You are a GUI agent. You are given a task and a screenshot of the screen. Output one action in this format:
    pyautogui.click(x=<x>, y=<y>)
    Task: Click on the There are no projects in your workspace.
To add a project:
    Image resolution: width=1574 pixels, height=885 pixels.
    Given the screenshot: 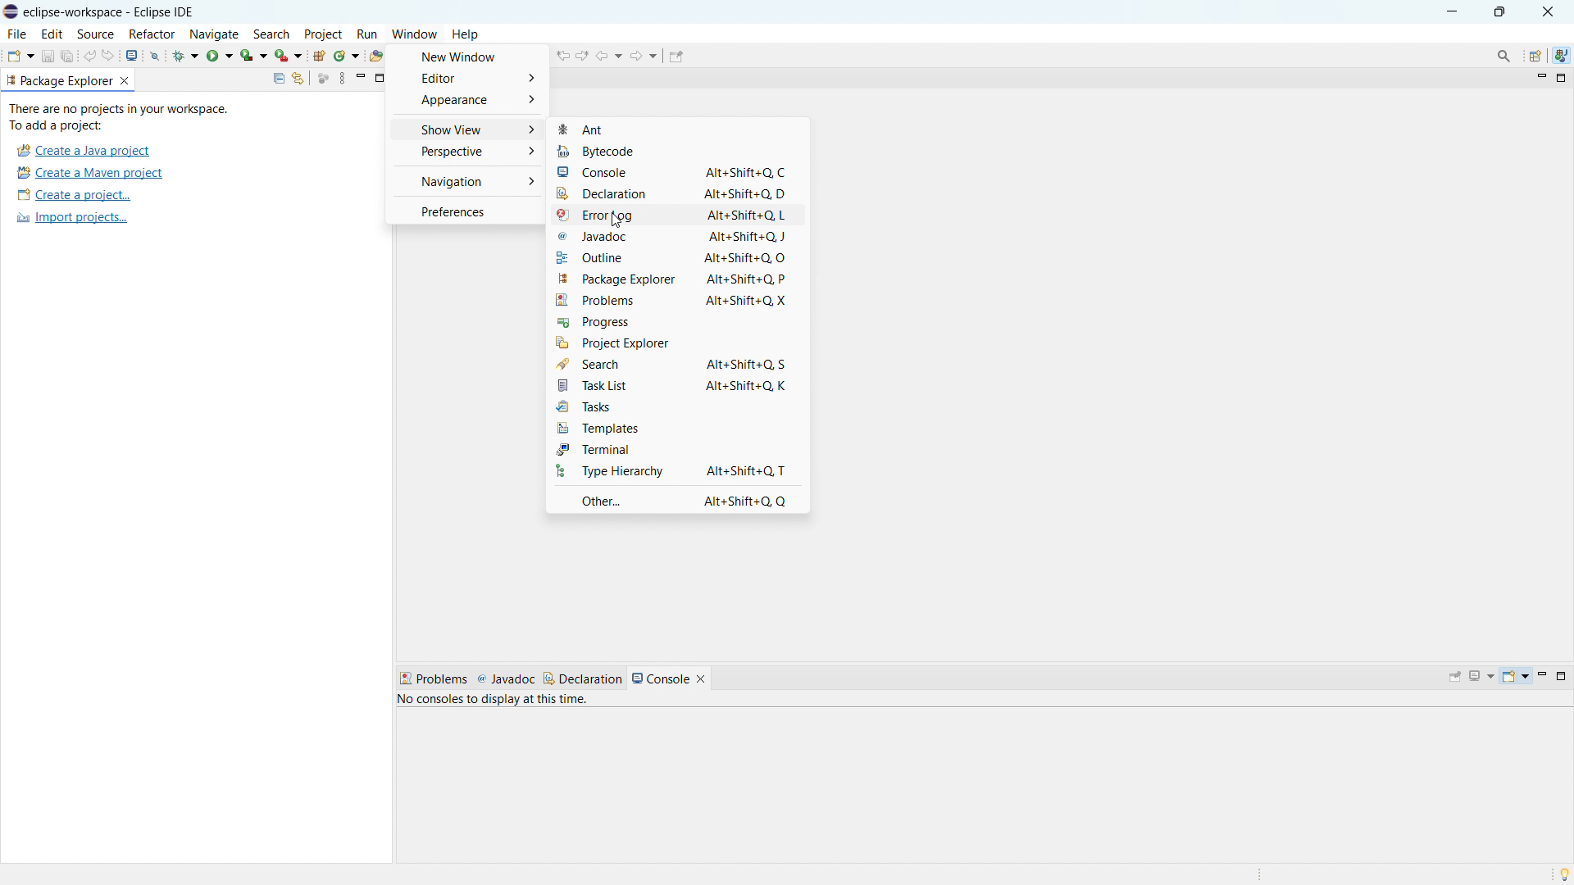 What is the action you would take?
    pyautogui.click(x=122, y=117)
    